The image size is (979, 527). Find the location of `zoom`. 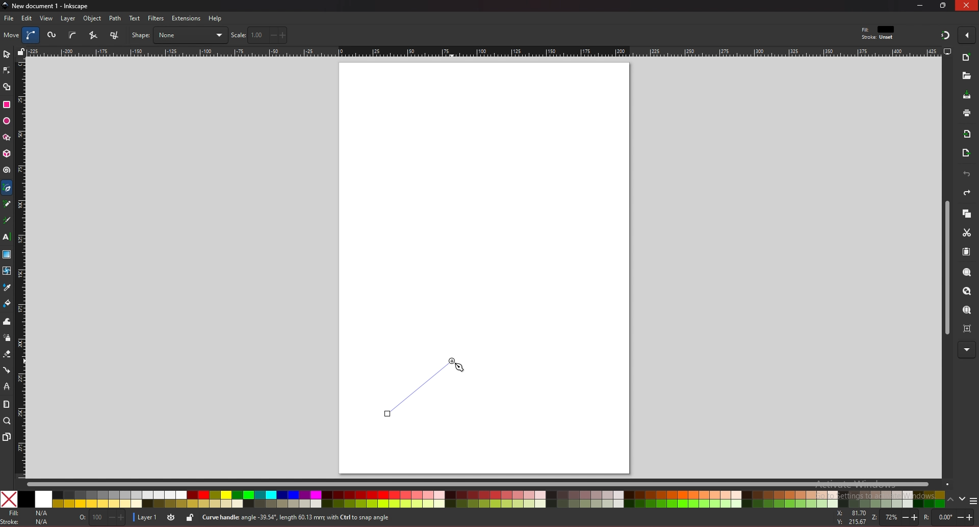

zoom is located at coordinates (893, 518).